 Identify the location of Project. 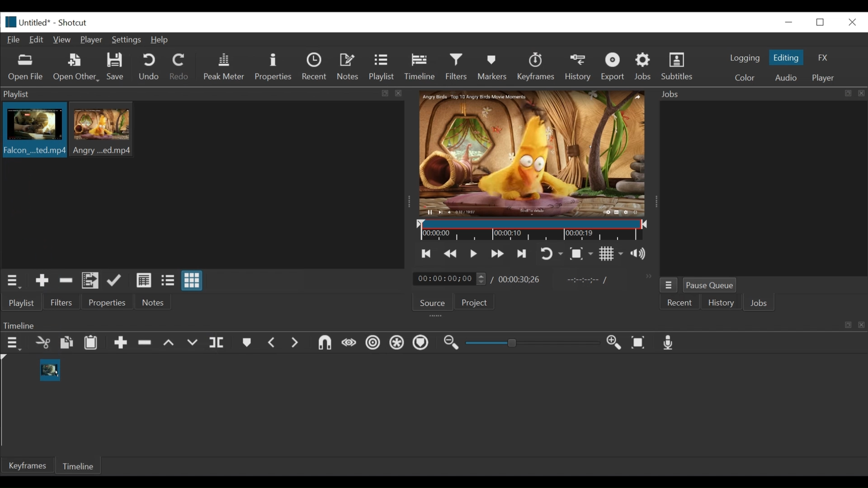
(473, 304).